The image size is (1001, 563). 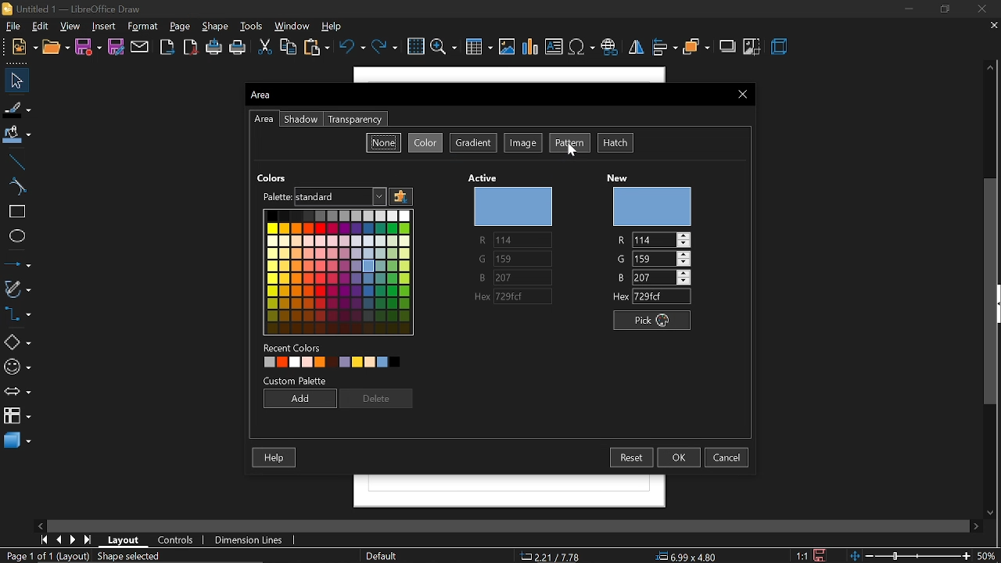 I want to click on reset, so click(x=630, y=457).